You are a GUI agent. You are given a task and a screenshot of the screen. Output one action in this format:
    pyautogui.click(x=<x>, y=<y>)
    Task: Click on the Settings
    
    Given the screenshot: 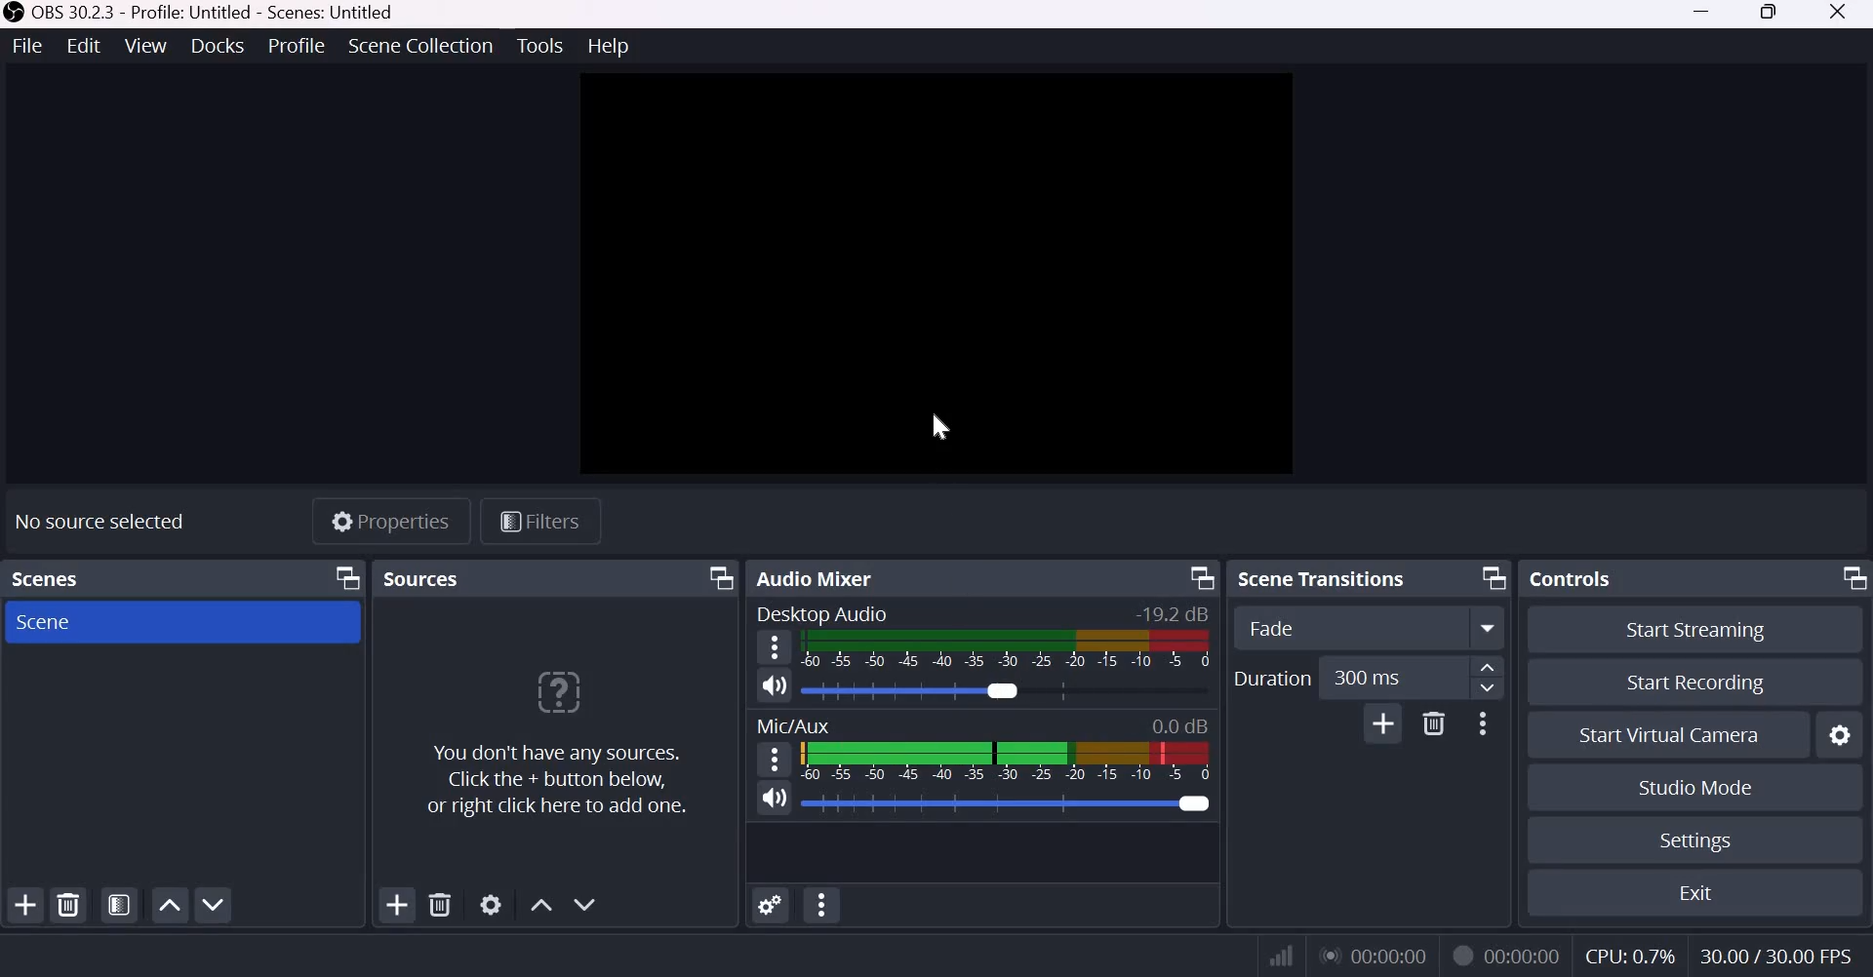 What is the action you would take?
    pyautogui.click(x=1696, y=840)
    